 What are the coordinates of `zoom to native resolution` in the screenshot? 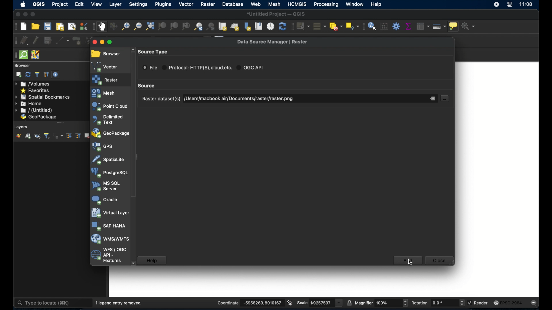 It's located at (186, 26).